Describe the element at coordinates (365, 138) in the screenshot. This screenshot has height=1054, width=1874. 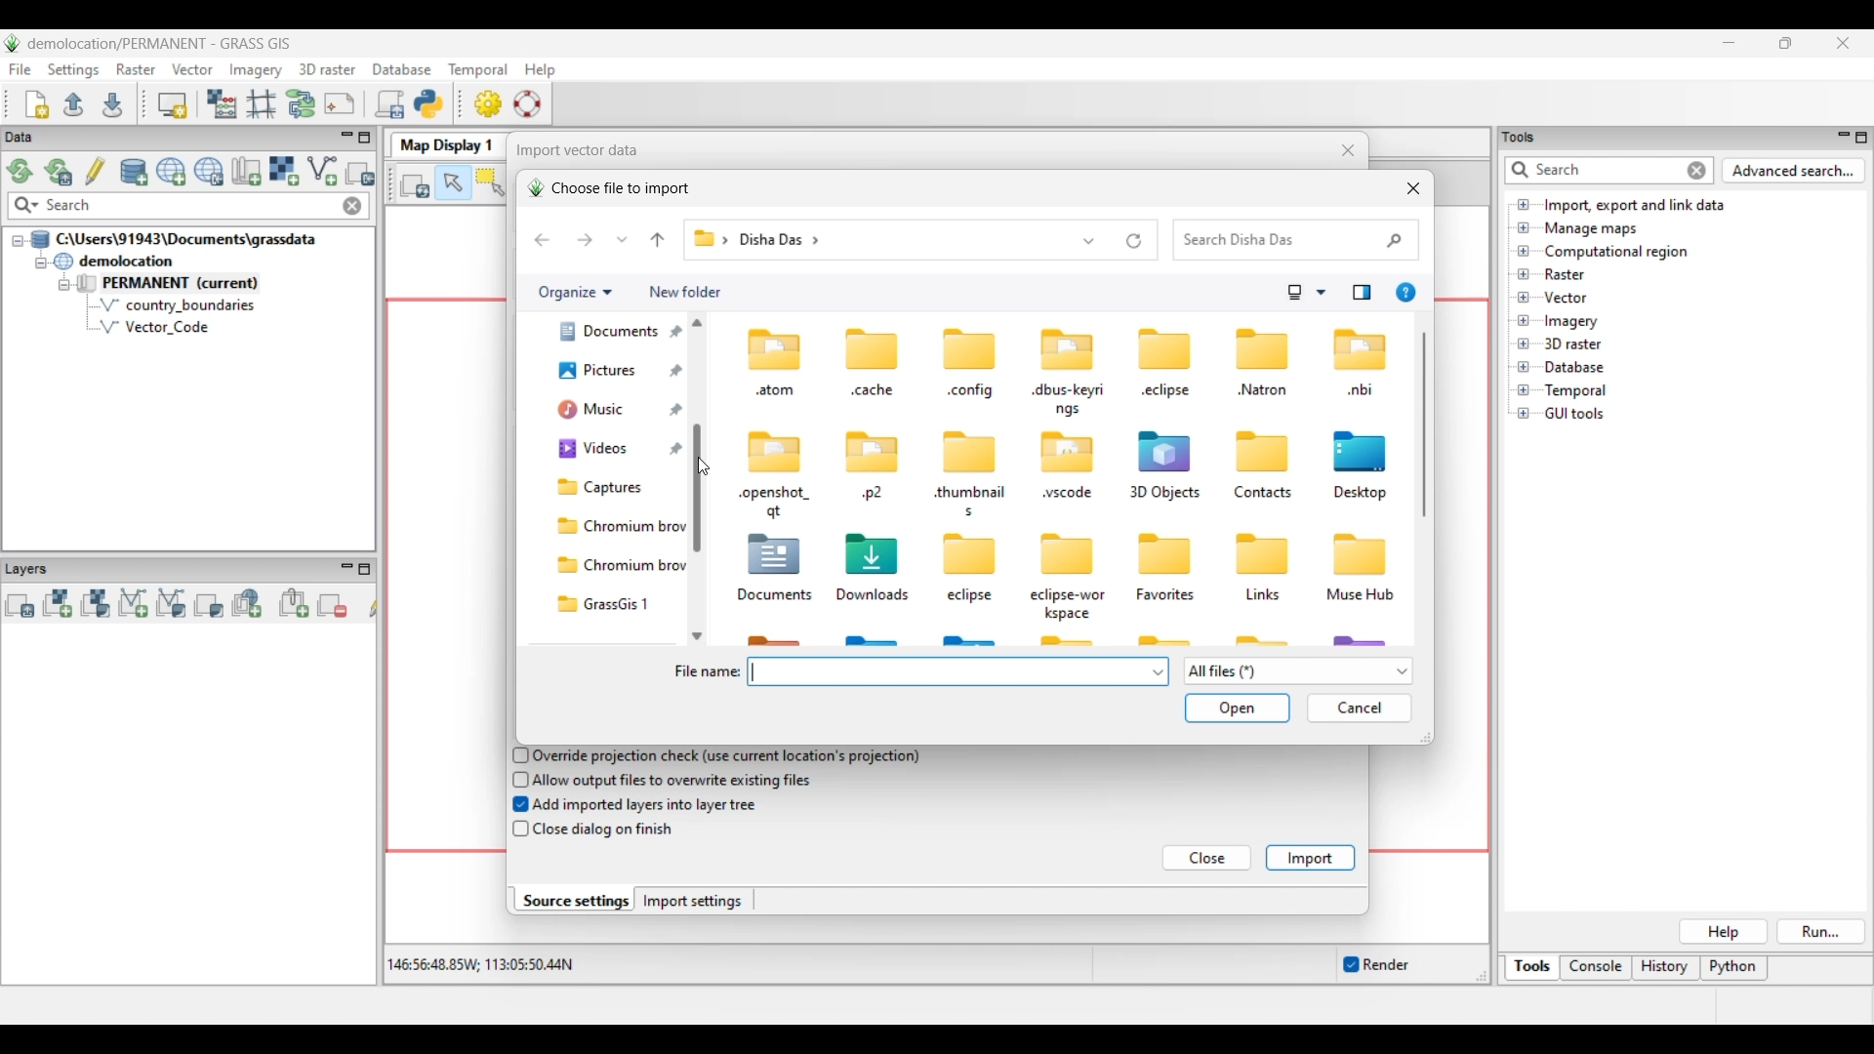
I see `Maximize Data panel` at that location.